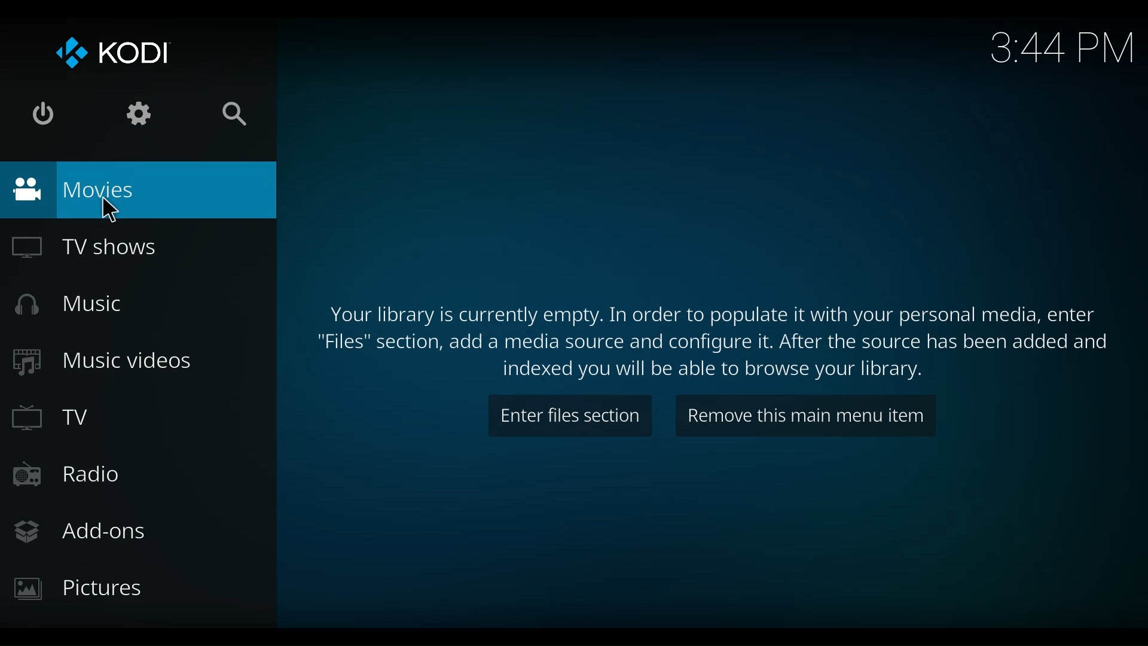  What do you see at coordinates (59, 418) in the screenshot?
I see `TV` at bounding box center [59, 418].